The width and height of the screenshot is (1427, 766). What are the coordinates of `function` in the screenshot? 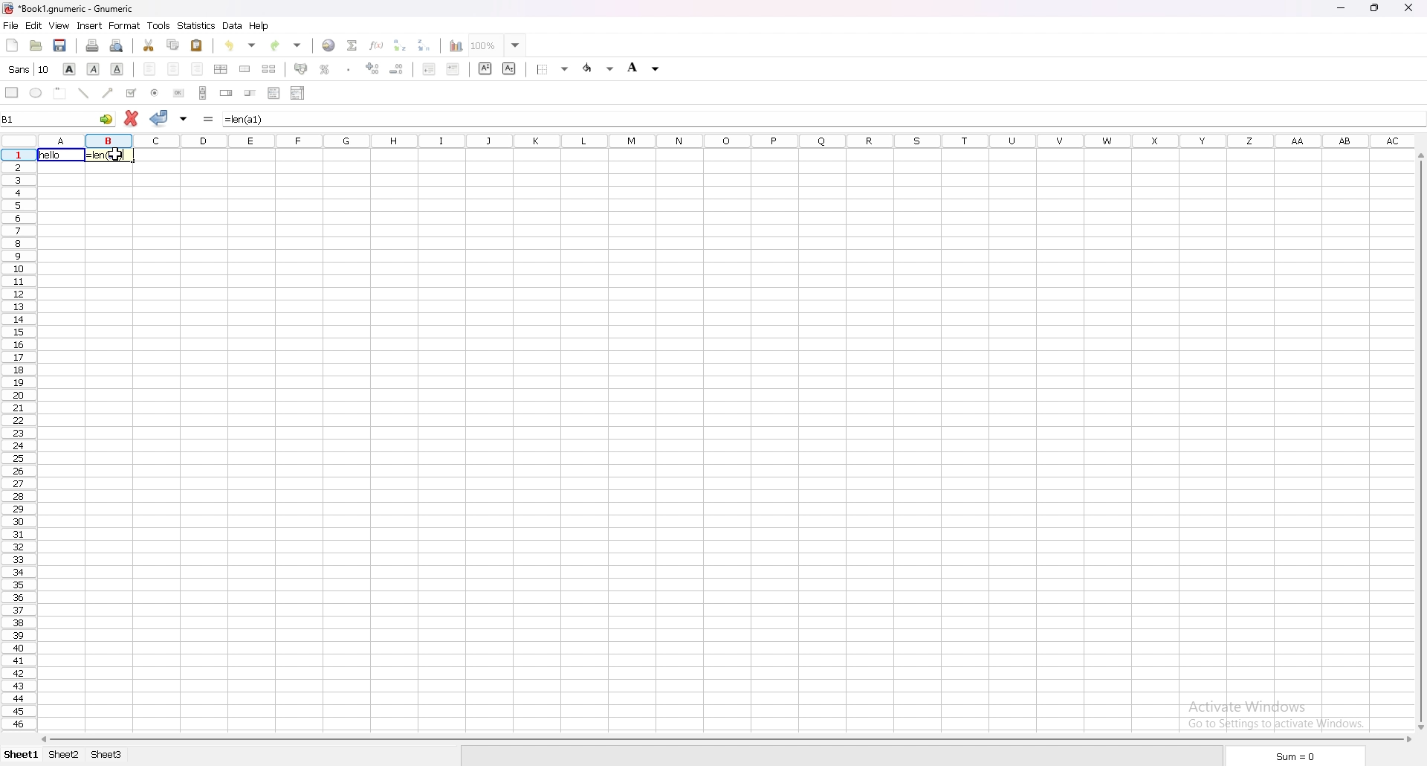 It's located at (377, 45).